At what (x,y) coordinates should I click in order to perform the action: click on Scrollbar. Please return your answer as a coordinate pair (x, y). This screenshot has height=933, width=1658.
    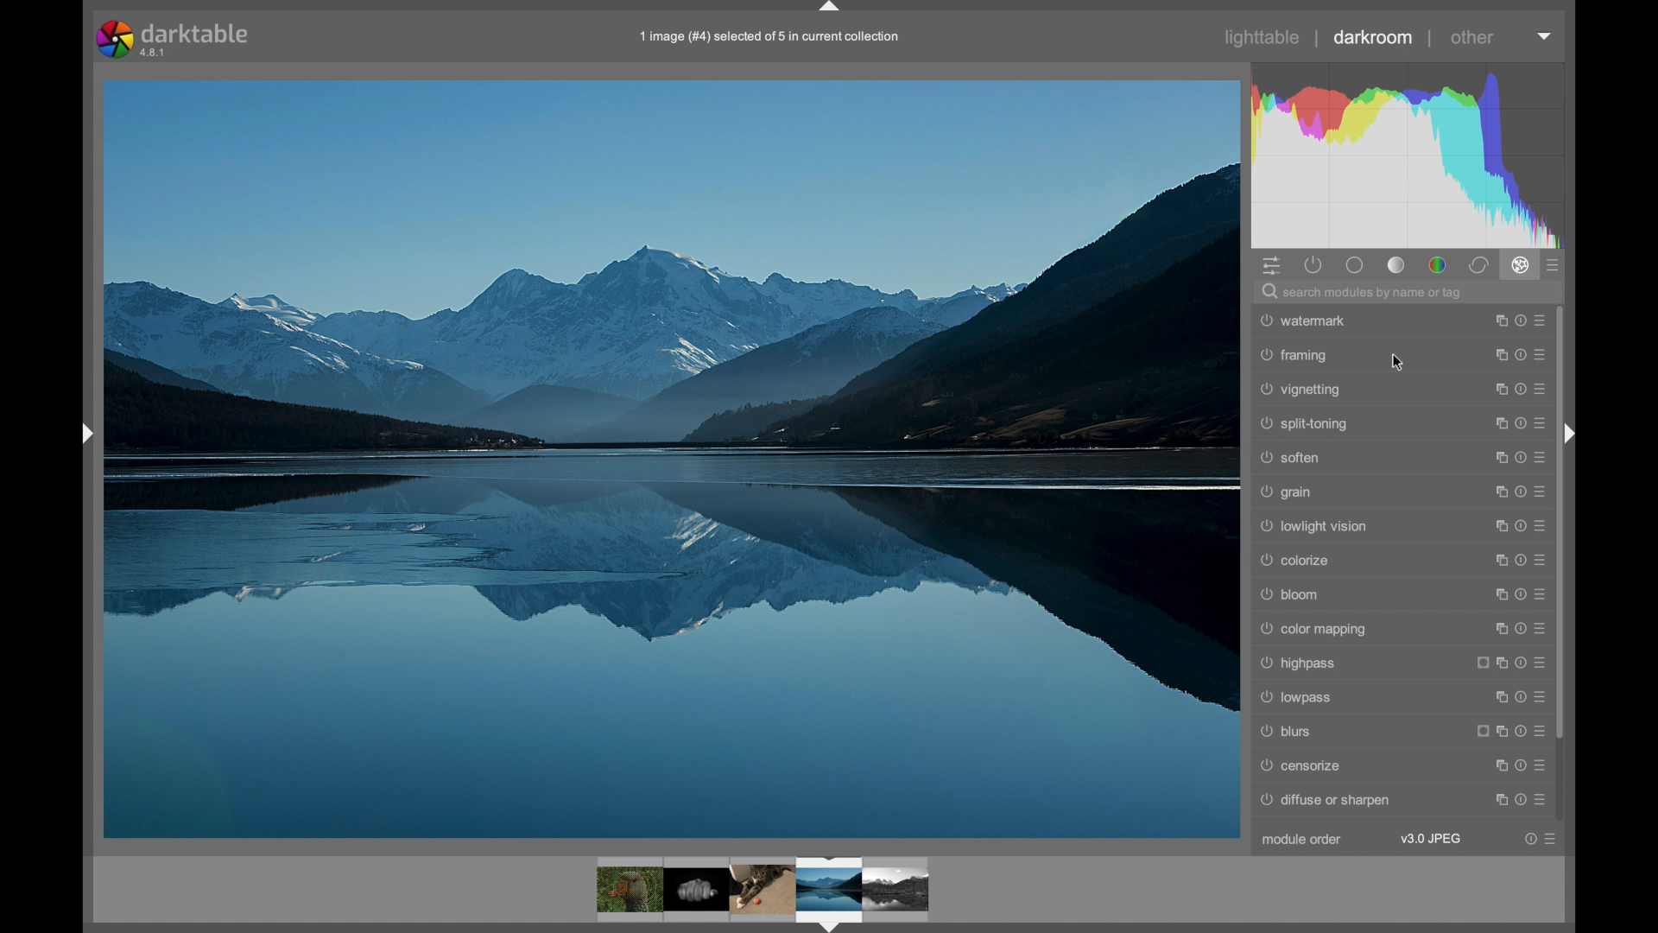
    Looking at the image, I should click on (1568, 639).